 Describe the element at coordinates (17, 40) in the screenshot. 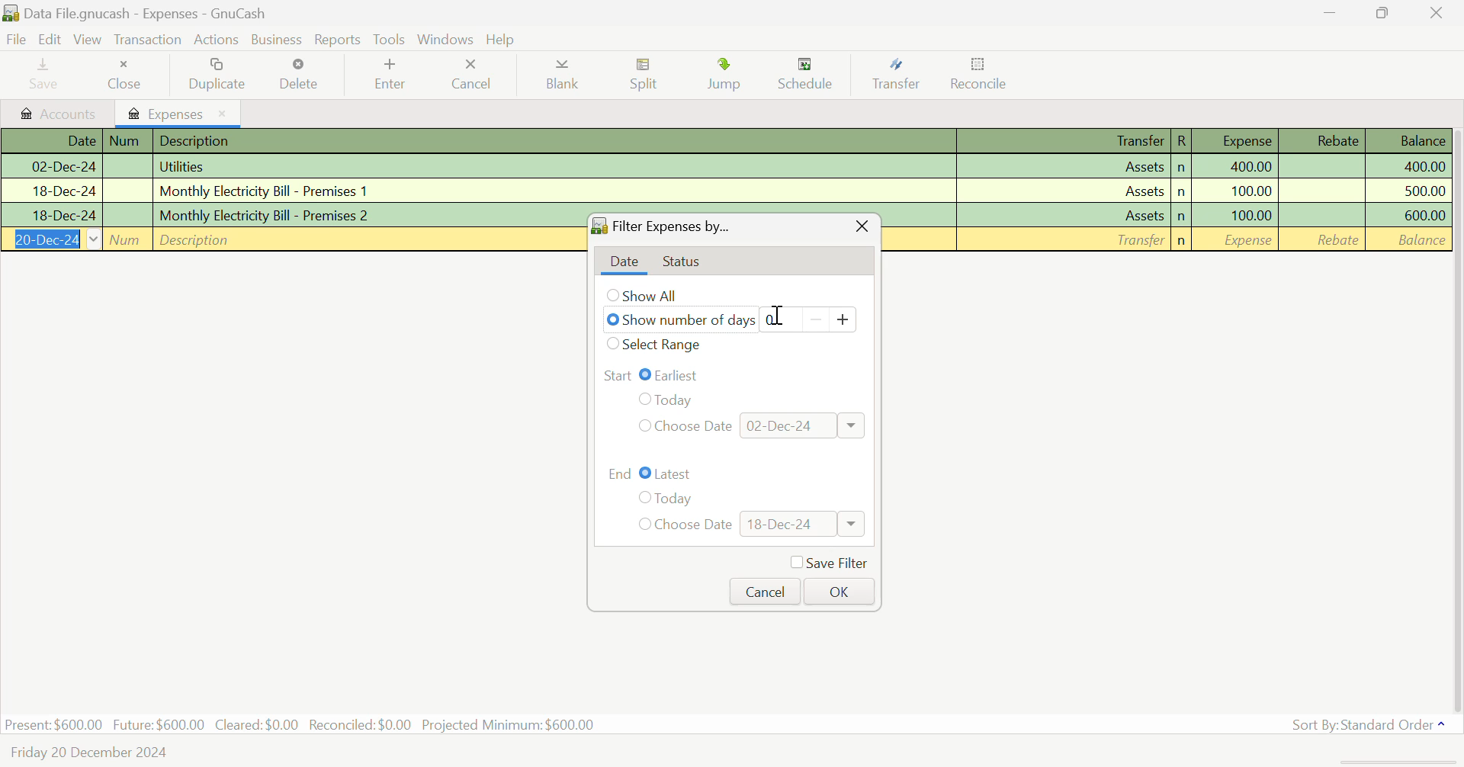

I see `File` at that location.